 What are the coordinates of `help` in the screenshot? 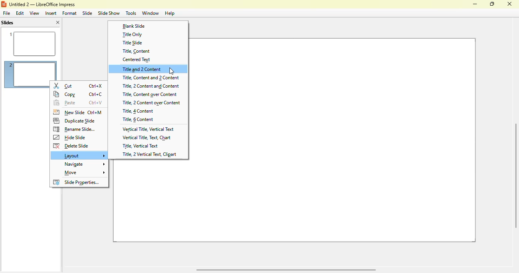 It's located at (170, 13).